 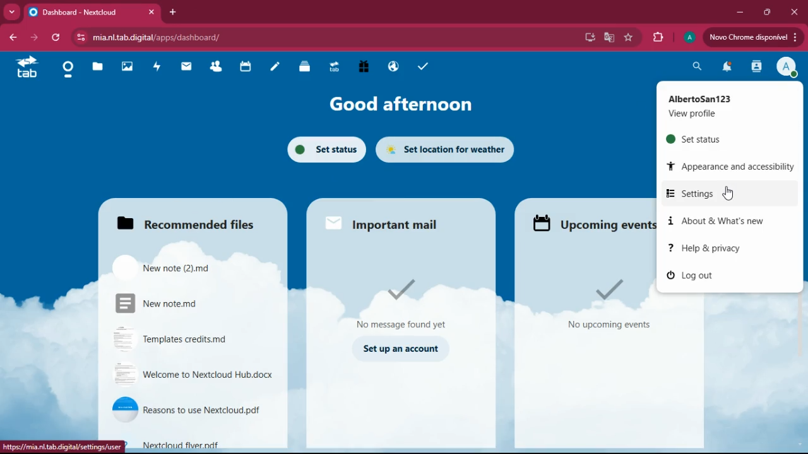 I want to click on friends, so click(x=218, y=67).